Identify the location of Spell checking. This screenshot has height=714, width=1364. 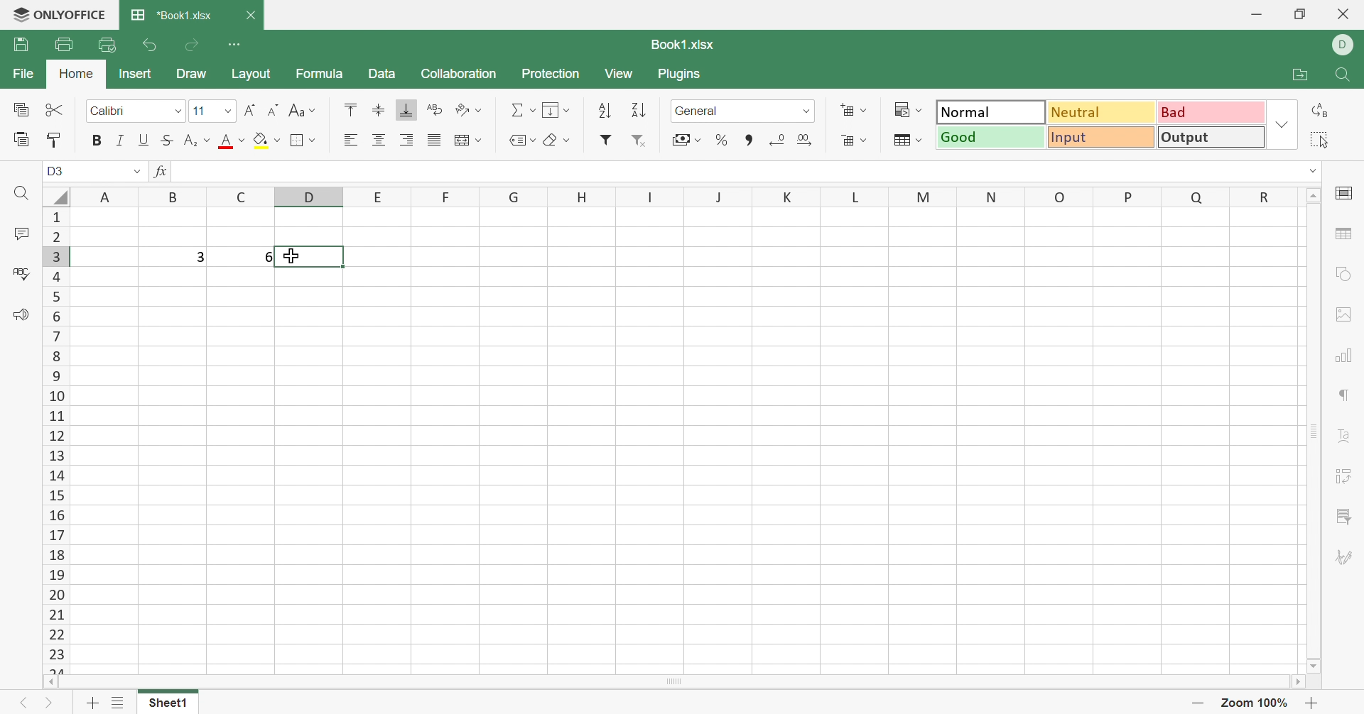
(23, 275).